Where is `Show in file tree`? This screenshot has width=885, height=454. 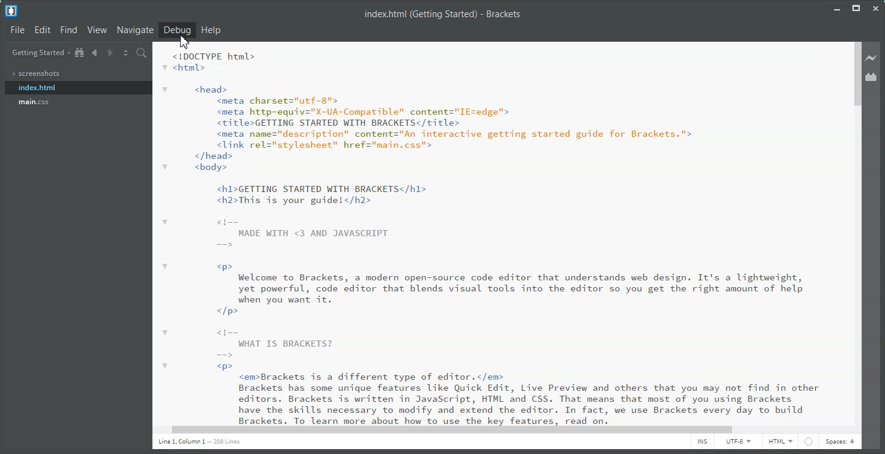 Show in file tree is located at coordinates (81, 53).